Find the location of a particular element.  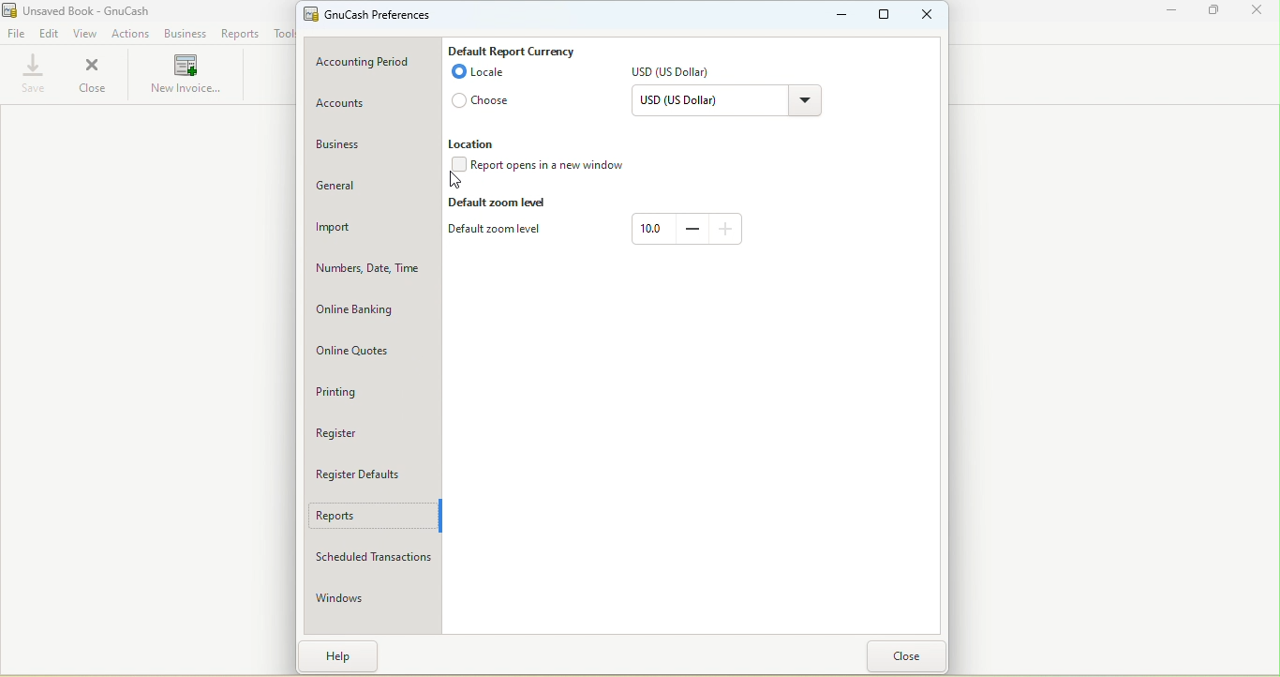

General is located at coordinates (372, 188).